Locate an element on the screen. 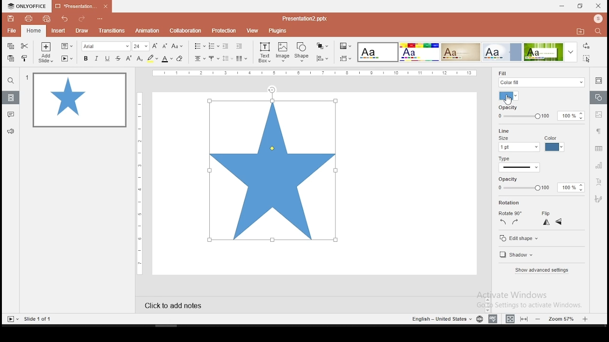 The image size is (609, 342). redo is located at coordinates (81, 19).